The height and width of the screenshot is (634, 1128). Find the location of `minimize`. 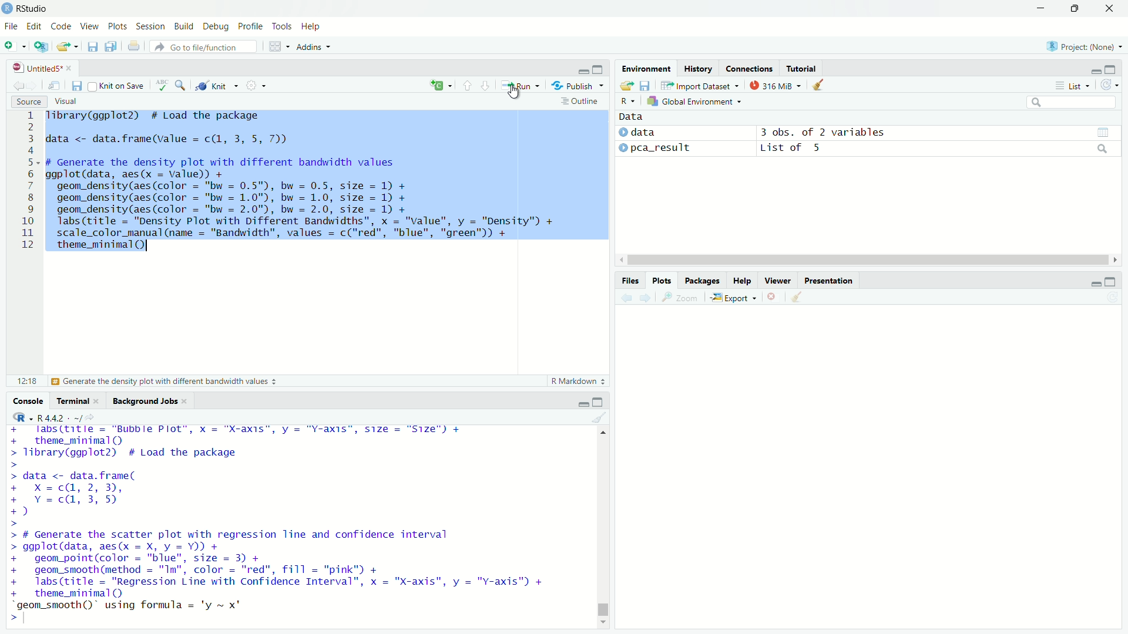

minimize is located at coordinates (582, 404).